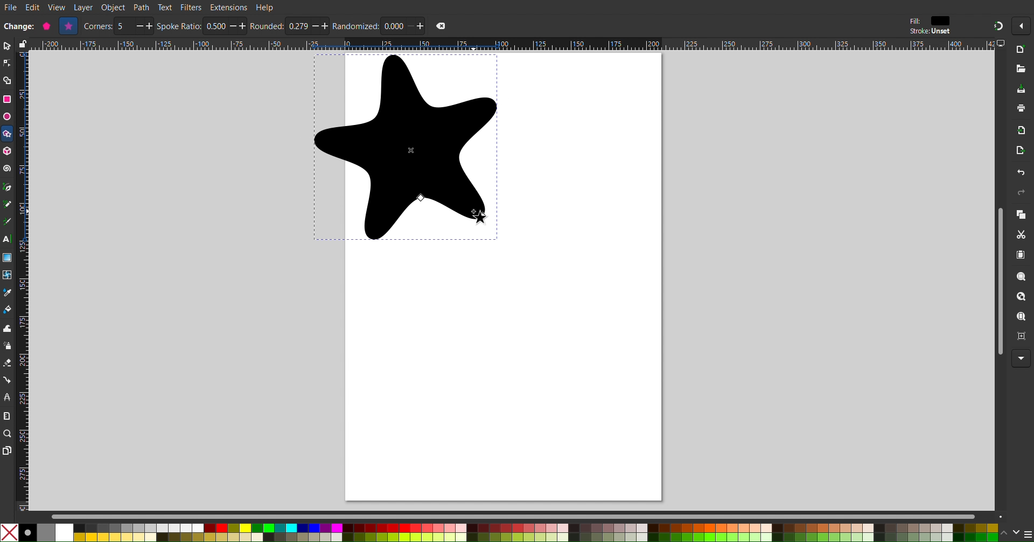 Image resolution: width=1034 pixels, height=542 pixels. I want to click on Save, so click(1021, 89).